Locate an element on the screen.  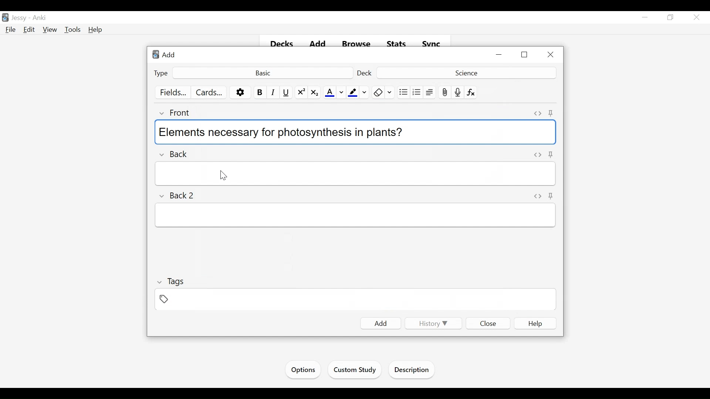
Close is located at coordinates (696, 18).